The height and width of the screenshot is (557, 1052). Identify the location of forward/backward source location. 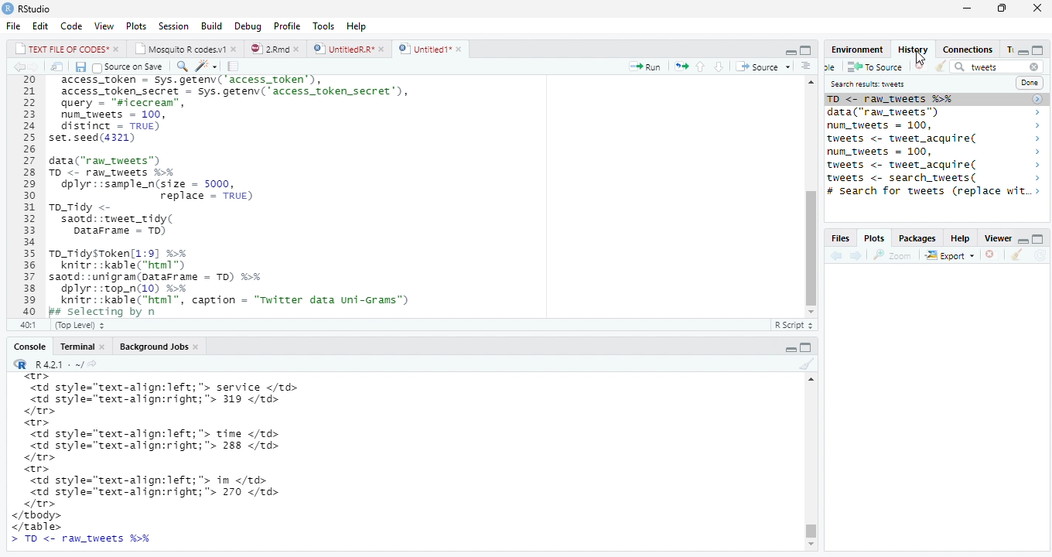
(845, 255).